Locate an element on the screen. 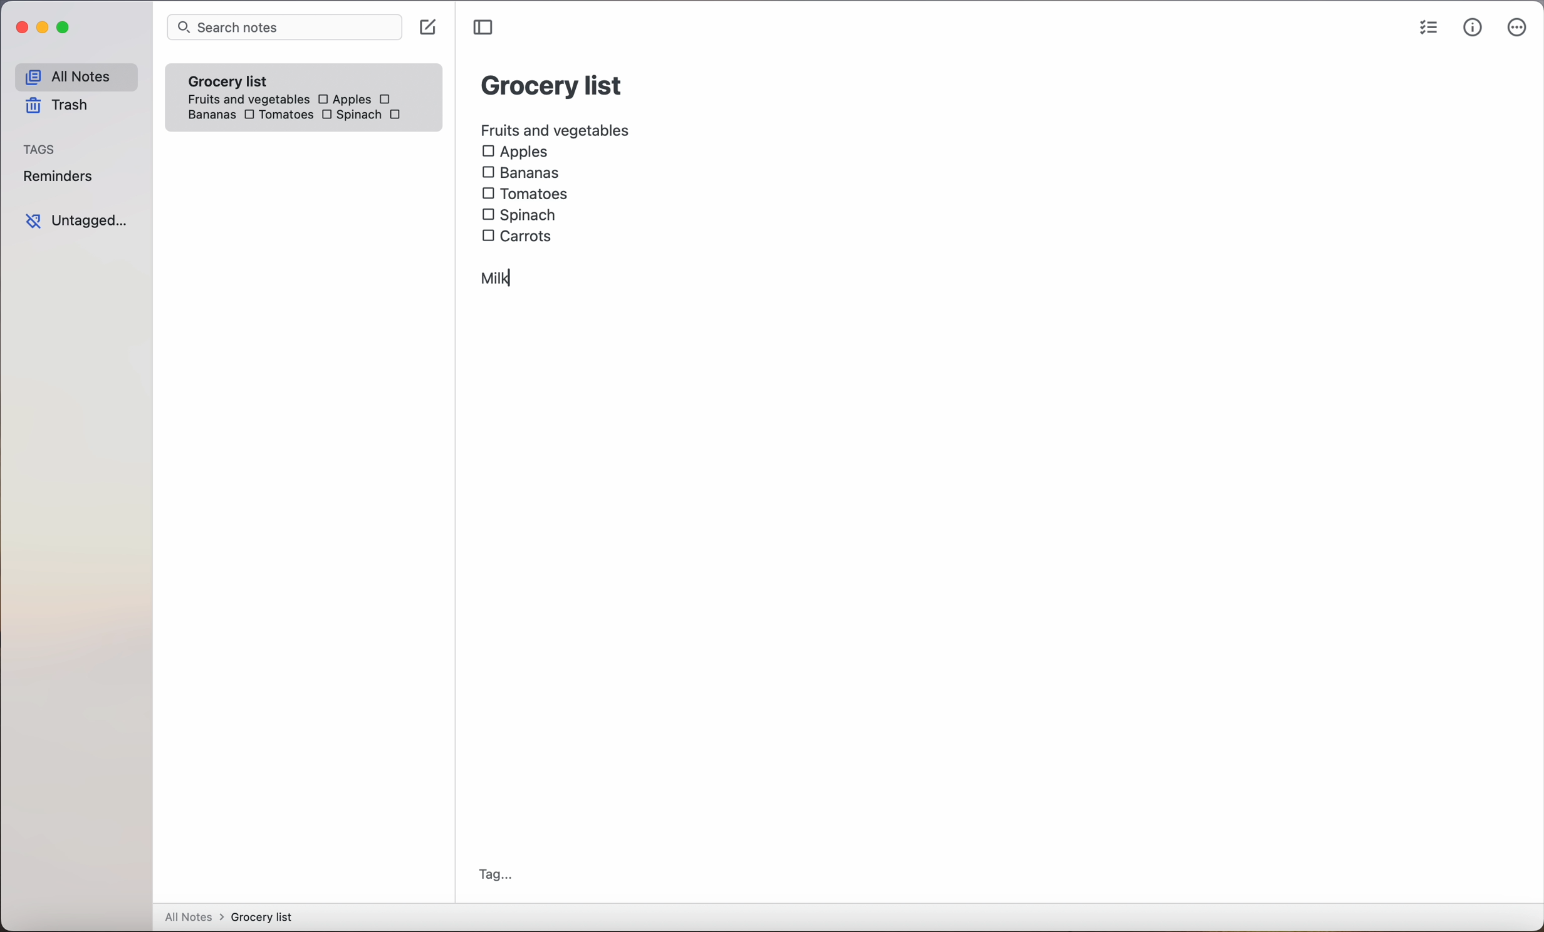 The width and height of the screenshot is (1544, 932). tags is located at coordinates (41, 150).